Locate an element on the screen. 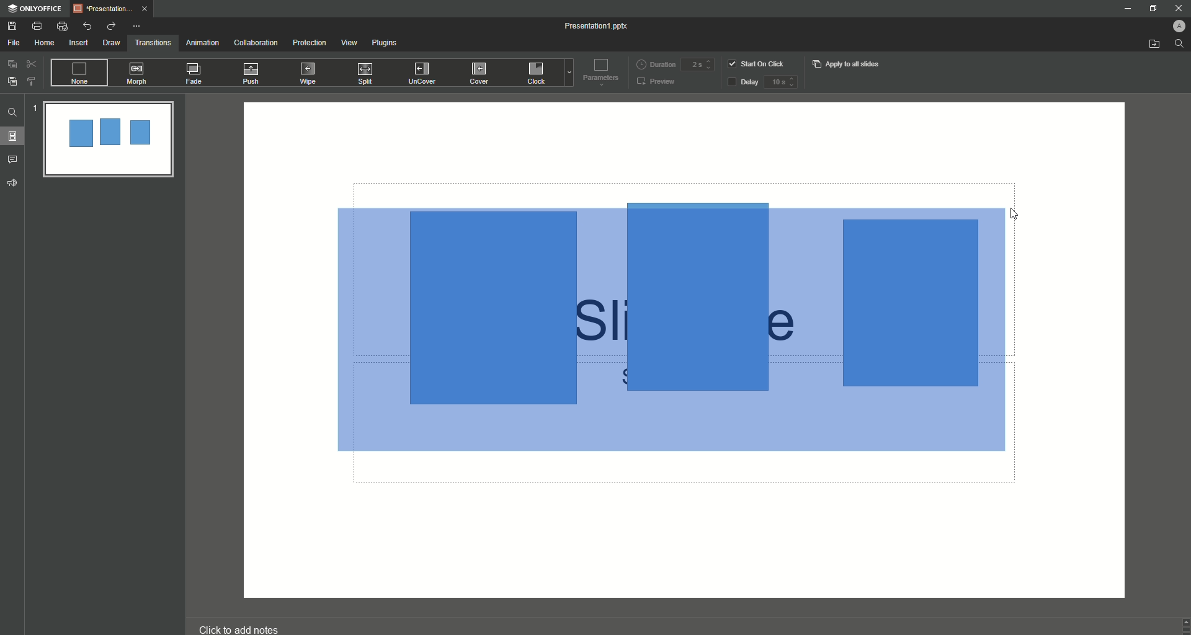  Delay button is located at coordinates (743, 83).